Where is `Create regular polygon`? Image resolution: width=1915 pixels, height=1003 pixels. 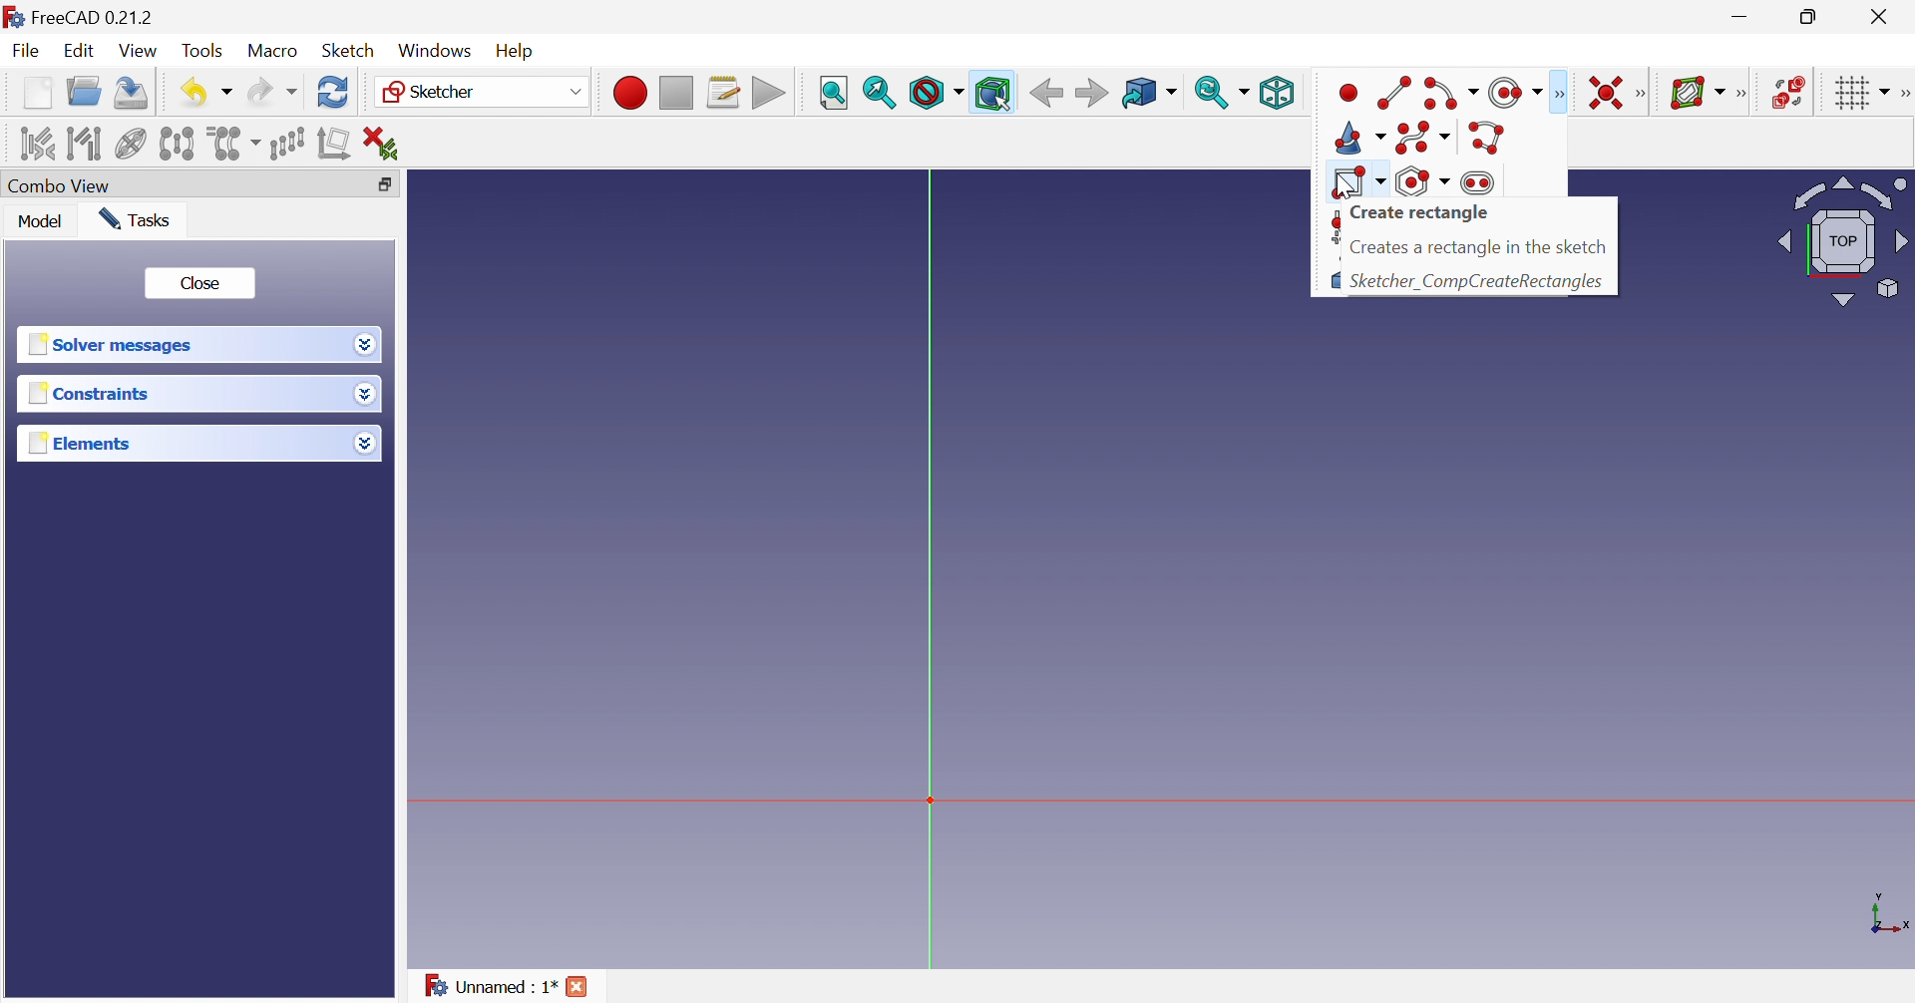
Create regular polygon is located at coordinates (1422, 180).